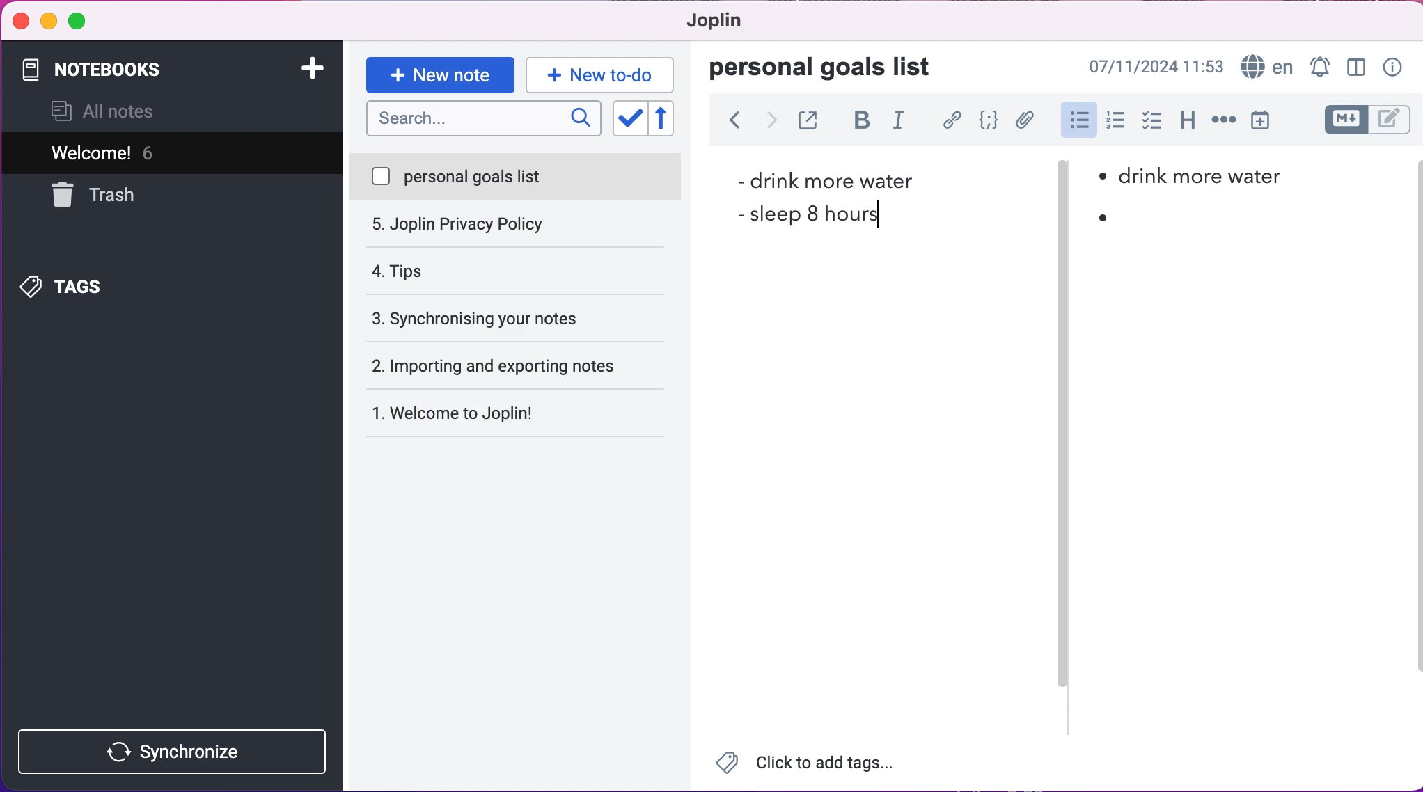 This screenshot has width=1423, height=792. I want to click on check box, so click(1151, 125).